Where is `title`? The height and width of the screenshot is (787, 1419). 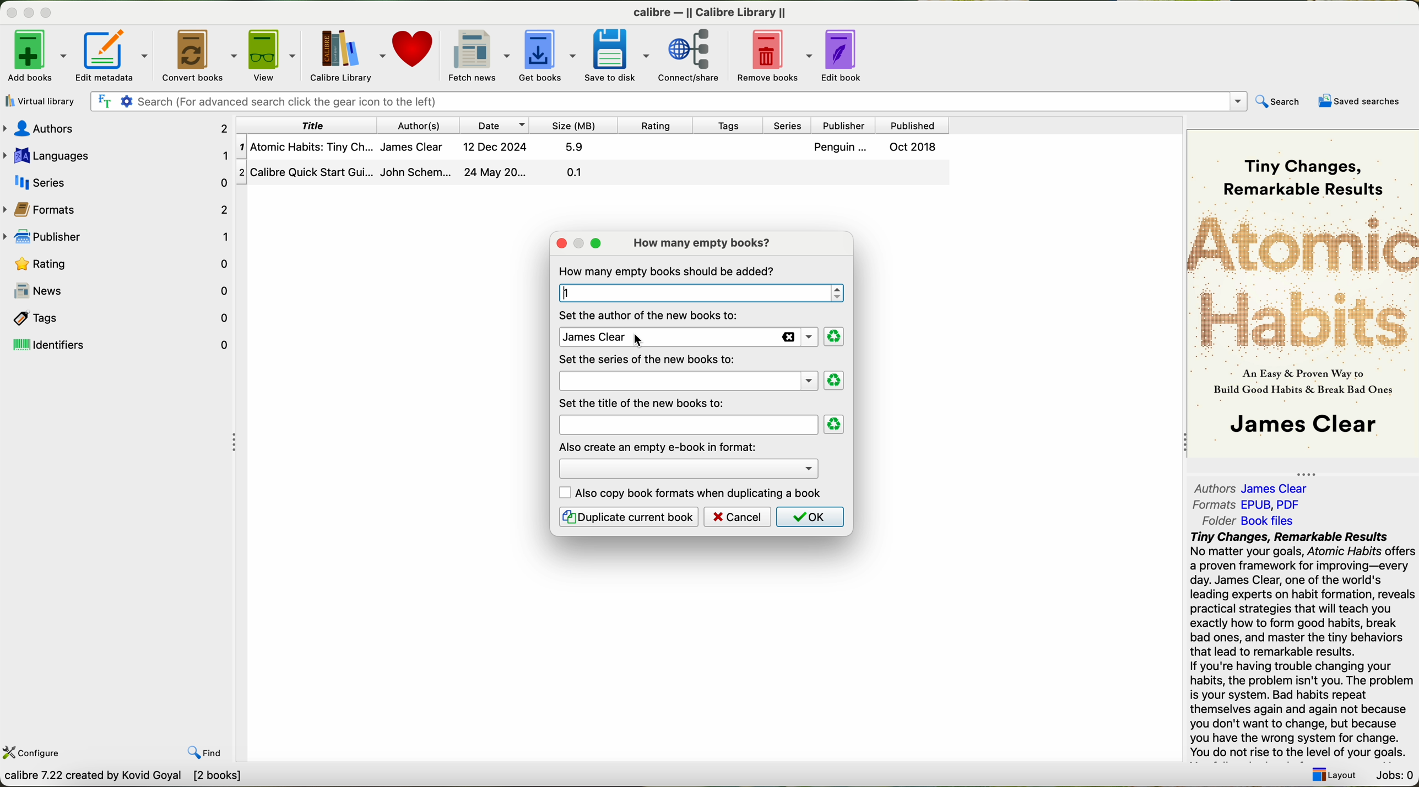 title is located at coordinates (305, 124).